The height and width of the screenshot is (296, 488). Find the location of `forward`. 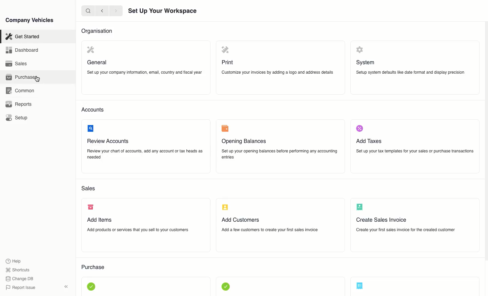

forward is located at coordinates (116, 11).